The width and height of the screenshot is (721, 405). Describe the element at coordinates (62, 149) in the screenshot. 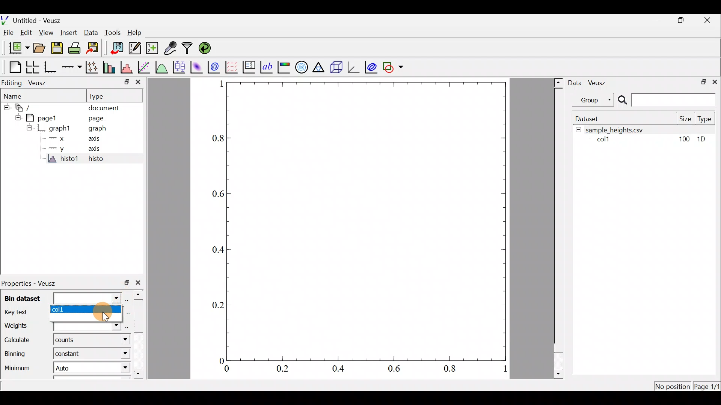

I see `y` at that location.